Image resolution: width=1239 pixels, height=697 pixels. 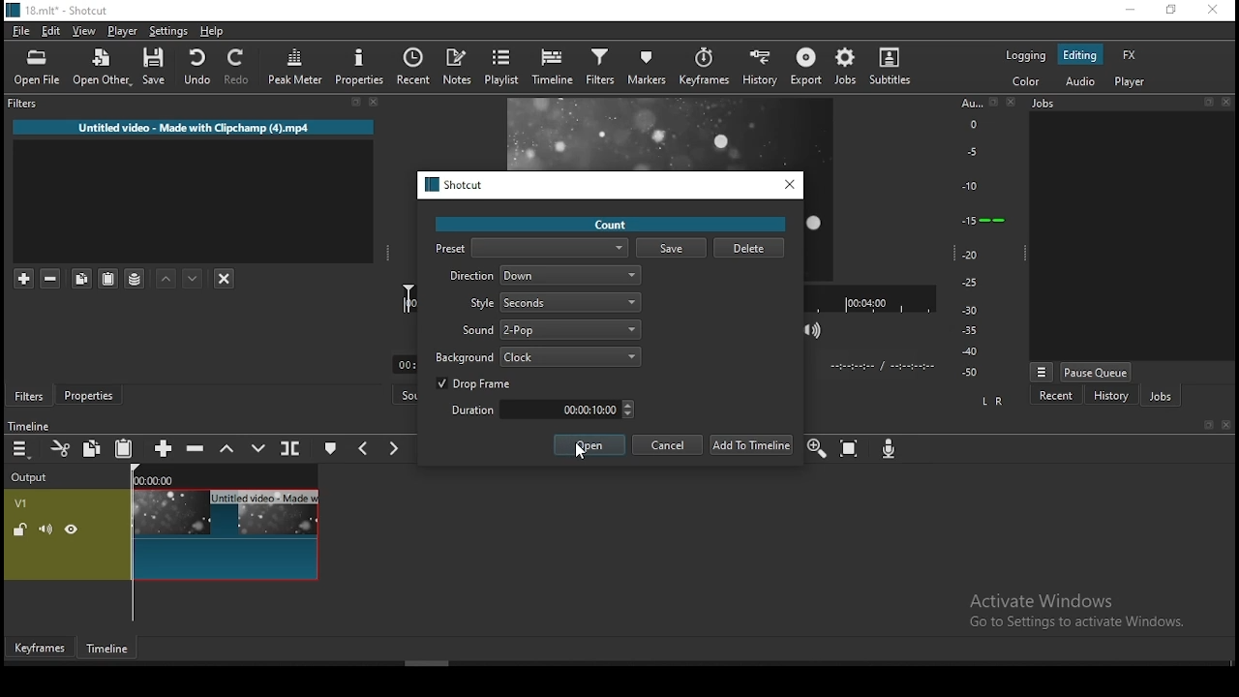 I want to click on menu, so click(x=22, y=449).